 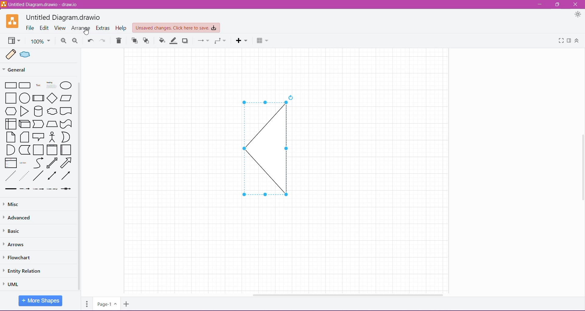 I want to click on Delete, so click(x=119, y=41).